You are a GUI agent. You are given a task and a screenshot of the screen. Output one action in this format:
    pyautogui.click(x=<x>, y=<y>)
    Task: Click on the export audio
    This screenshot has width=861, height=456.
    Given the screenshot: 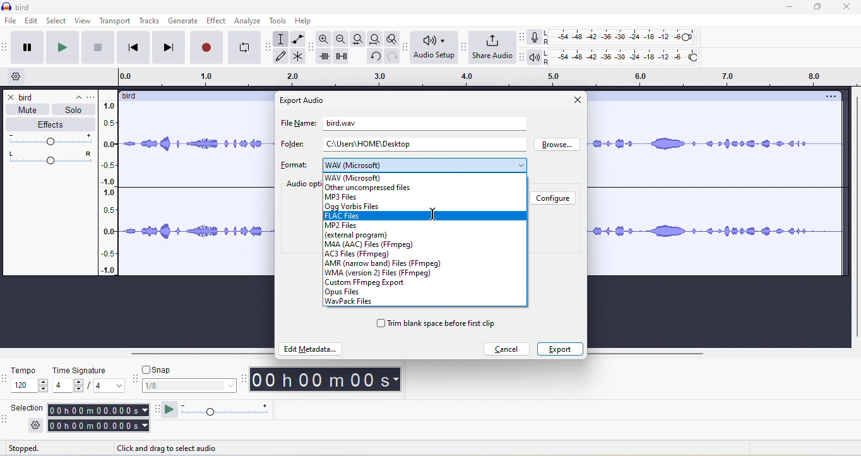 What is the action you would take?
    pyautogui.click(x=304, y=100)
    